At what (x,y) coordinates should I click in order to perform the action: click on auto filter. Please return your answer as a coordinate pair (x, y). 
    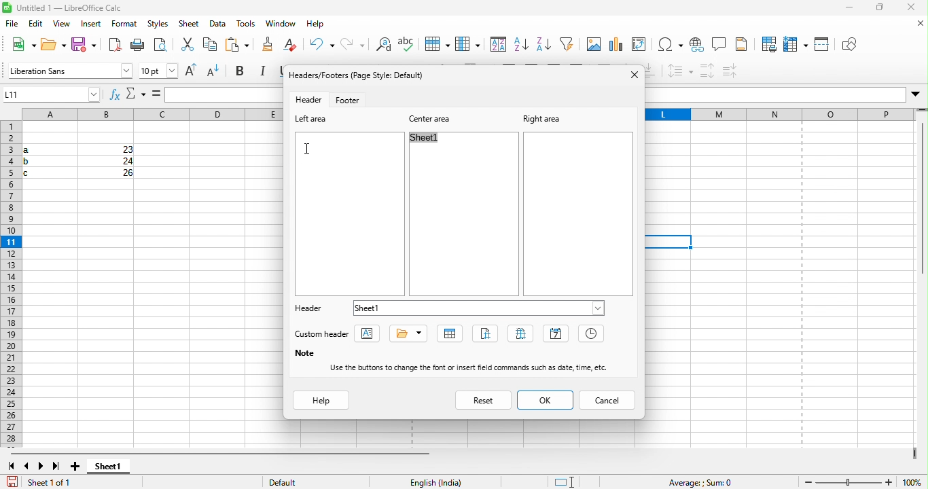
    Looking at the image, I should click on (546, 46).